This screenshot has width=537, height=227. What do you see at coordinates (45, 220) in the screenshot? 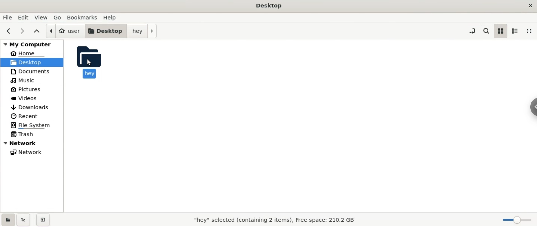
I see `close sidebars` at bounding box center [45, 220].